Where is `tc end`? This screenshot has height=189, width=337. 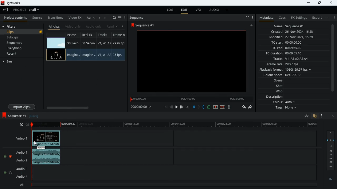 tc end is located at coordinates (285, 48).